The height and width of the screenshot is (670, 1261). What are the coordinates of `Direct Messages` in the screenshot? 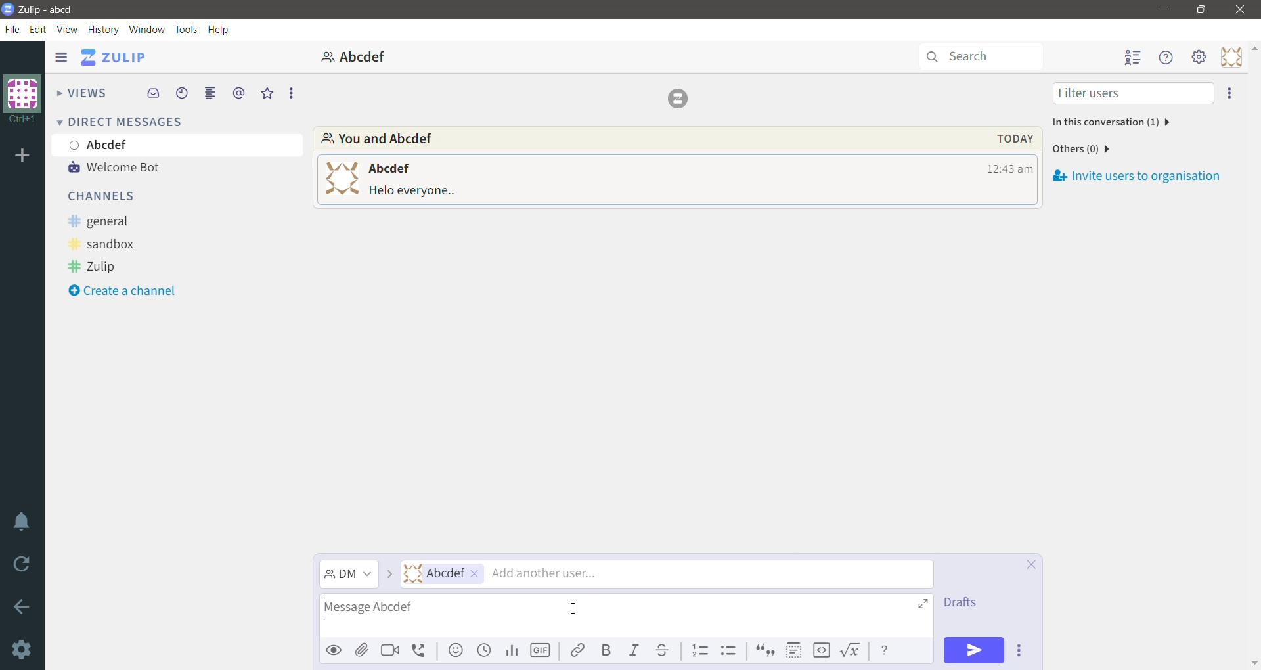 It's located at (123, 122).